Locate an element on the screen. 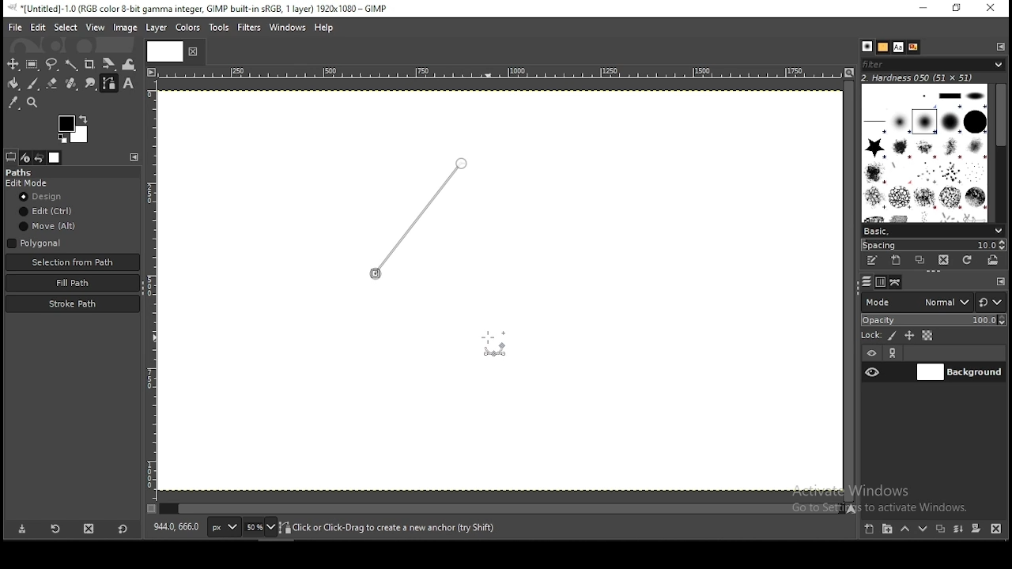 The image size is (1012, 569). units is located at coordinates (223, 526).